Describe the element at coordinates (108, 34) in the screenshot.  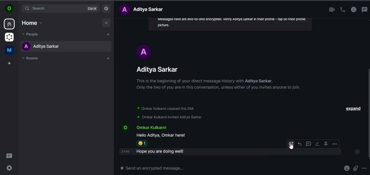
I see `start chat` at that location.